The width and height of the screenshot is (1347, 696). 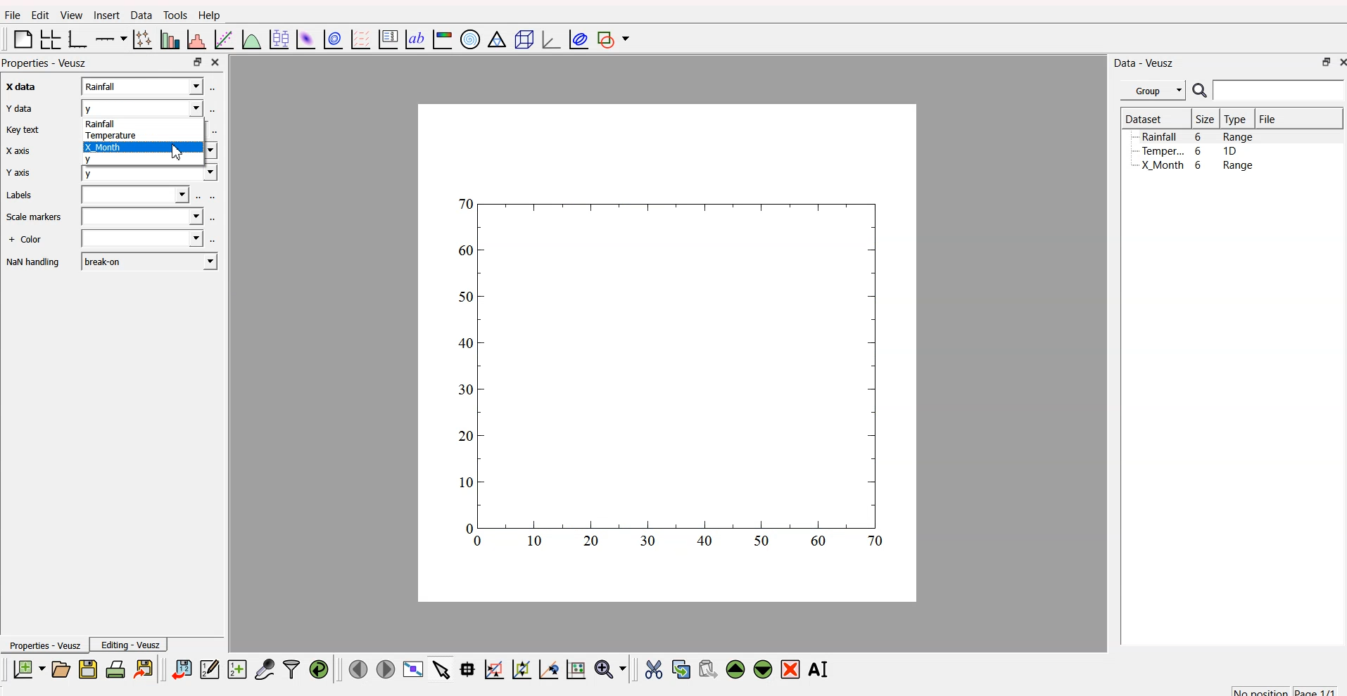 What do you see at coordinates (440, 671) in the screenshot?
I see `select items from graph` at bounding box center [440, 671].